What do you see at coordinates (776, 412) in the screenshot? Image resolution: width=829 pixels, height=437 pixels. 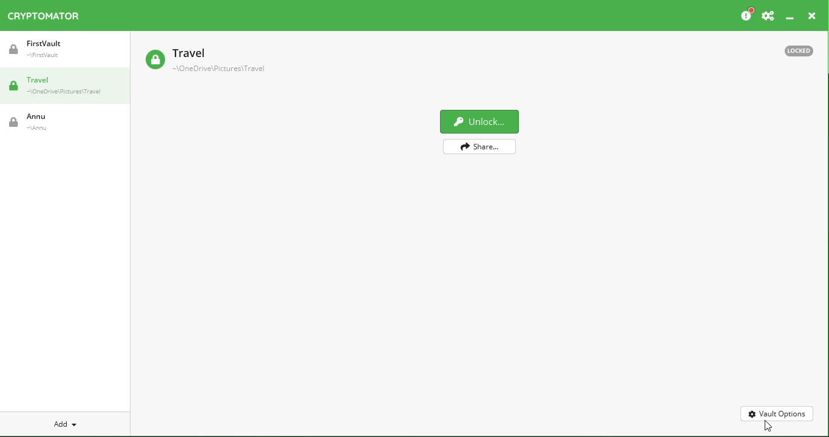 I see `Vault options` at bounding box center [776, 412].